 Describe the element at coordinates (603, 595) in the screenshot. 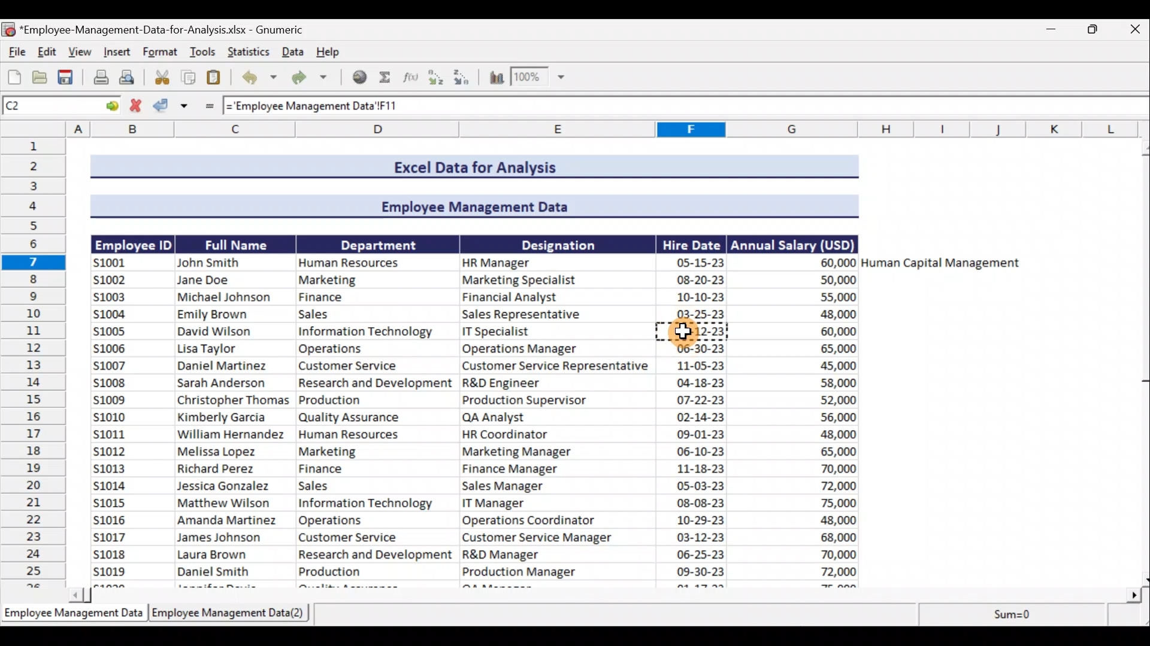

I see `Scroll bar` at that location.